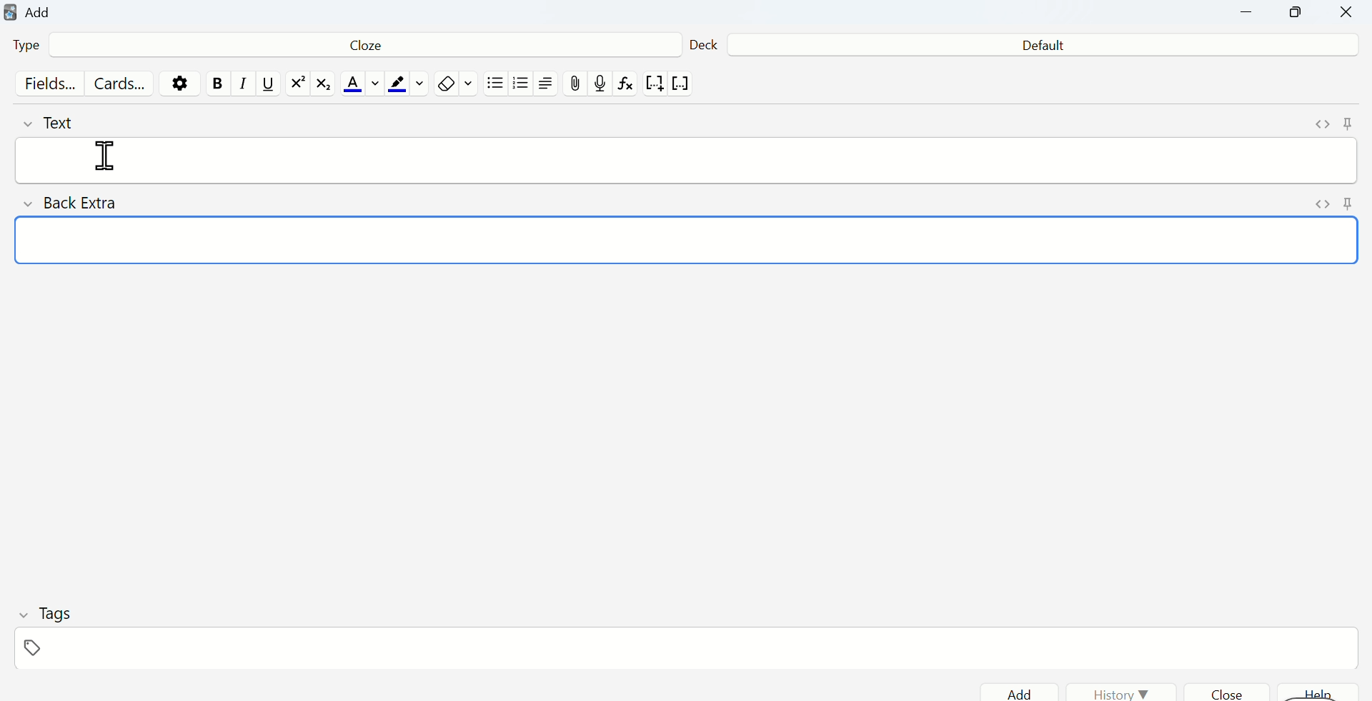 This screenshot has height=701, width=1372. What do you see at coordinates (1348, 203) in the screenshot?
I see `Pin` at bounding box center [1348, 203].